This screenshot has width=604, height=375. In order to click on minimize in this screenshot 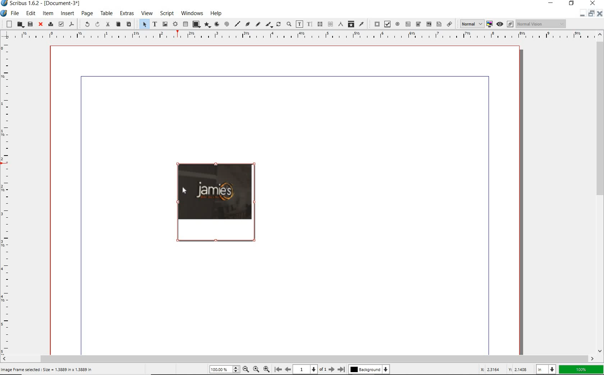, I will do `click(581, 14)`.